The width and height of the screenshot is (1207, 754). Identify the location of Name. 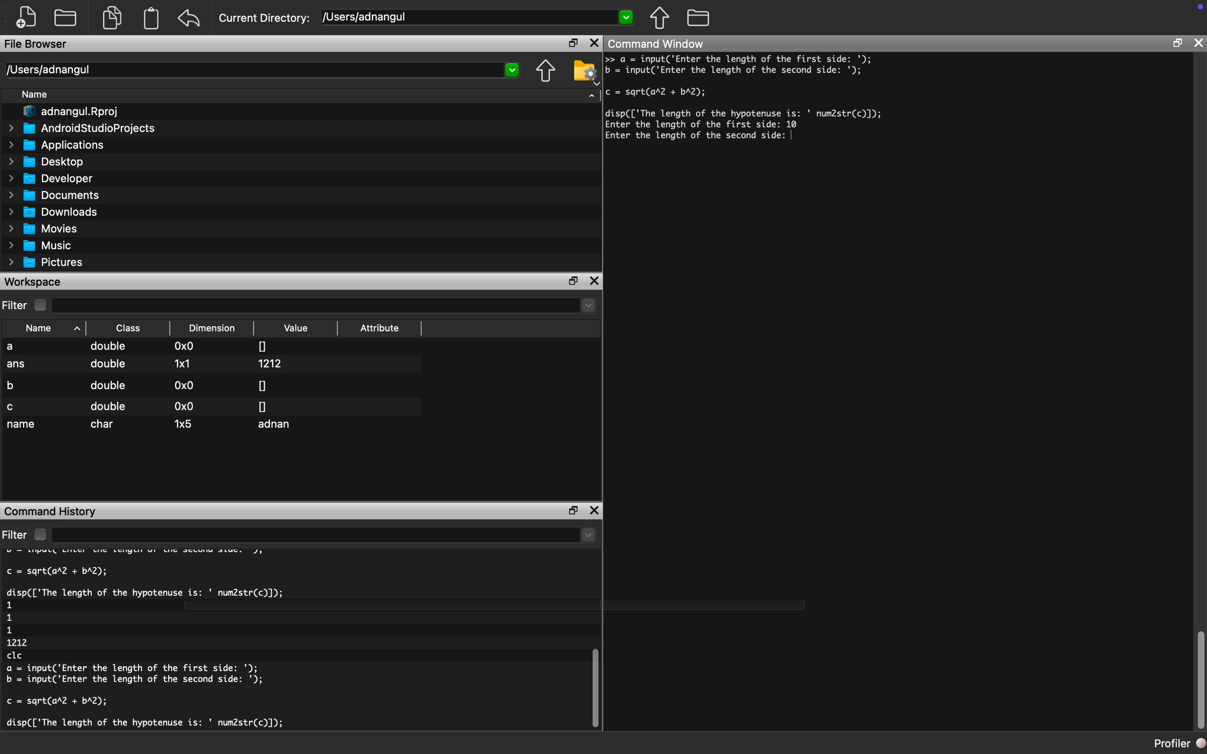
(39, 96).